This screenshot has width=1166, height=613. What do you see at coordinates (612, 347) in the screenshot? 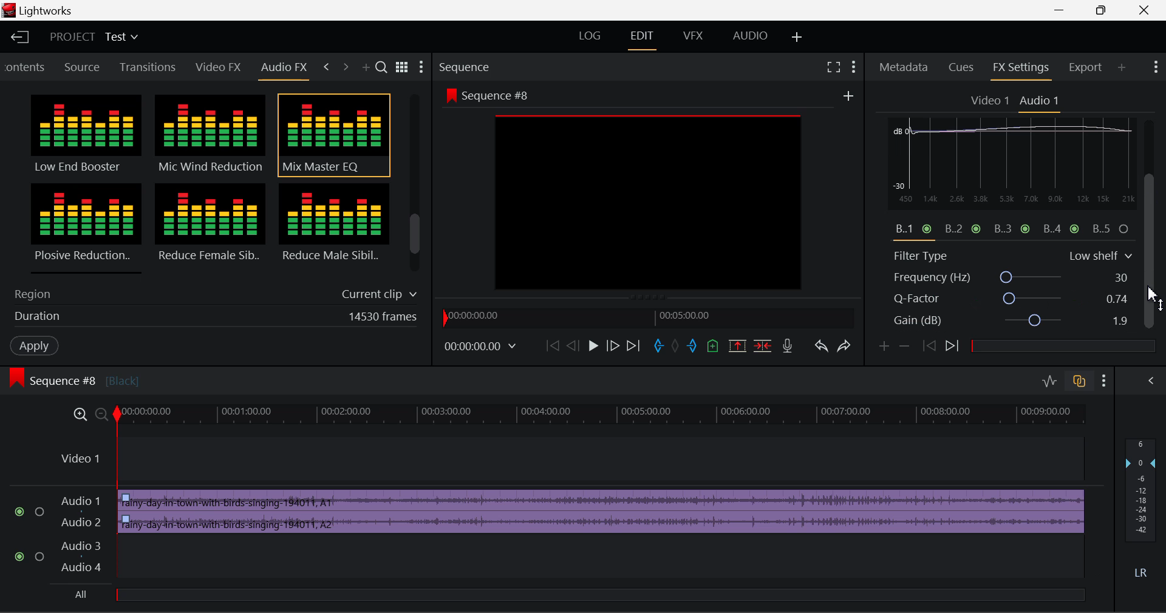
I see `Go Forward` at bounding box center [612, 347].